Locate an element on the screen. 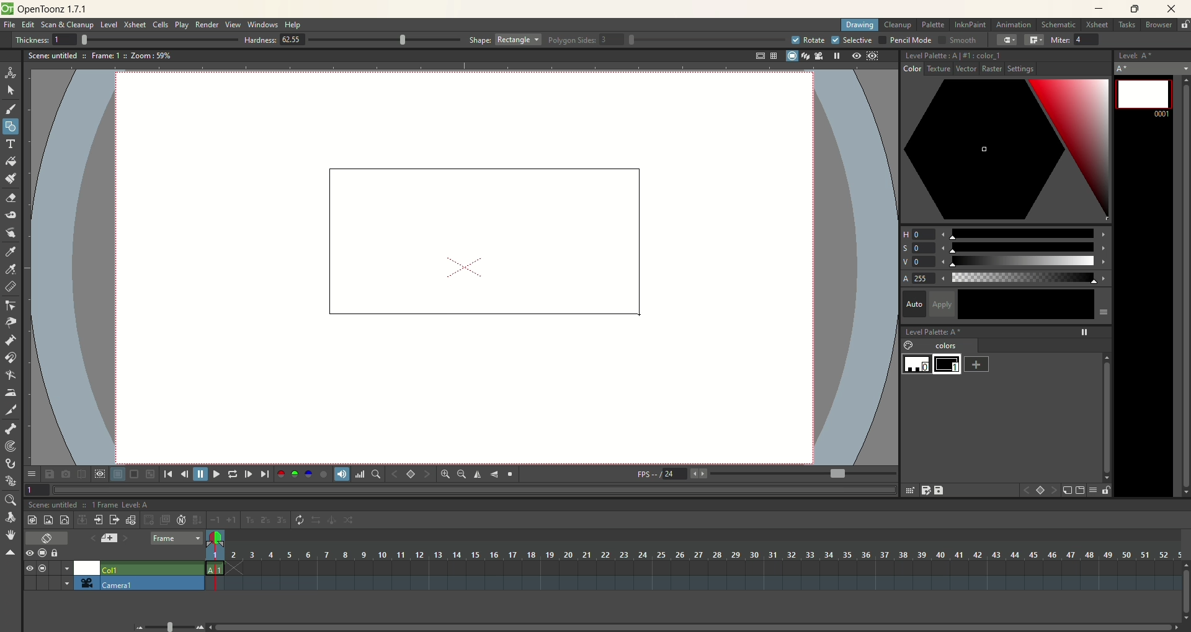 The image size is (1191, 632). increase steo is located at coordinates (233, 520).